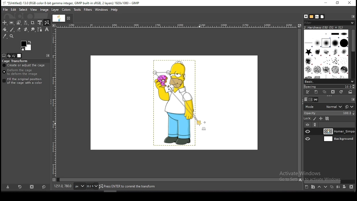 The width and height of the screenshot is (357, 201). I want to click on configure this tab, so click(353, 17).